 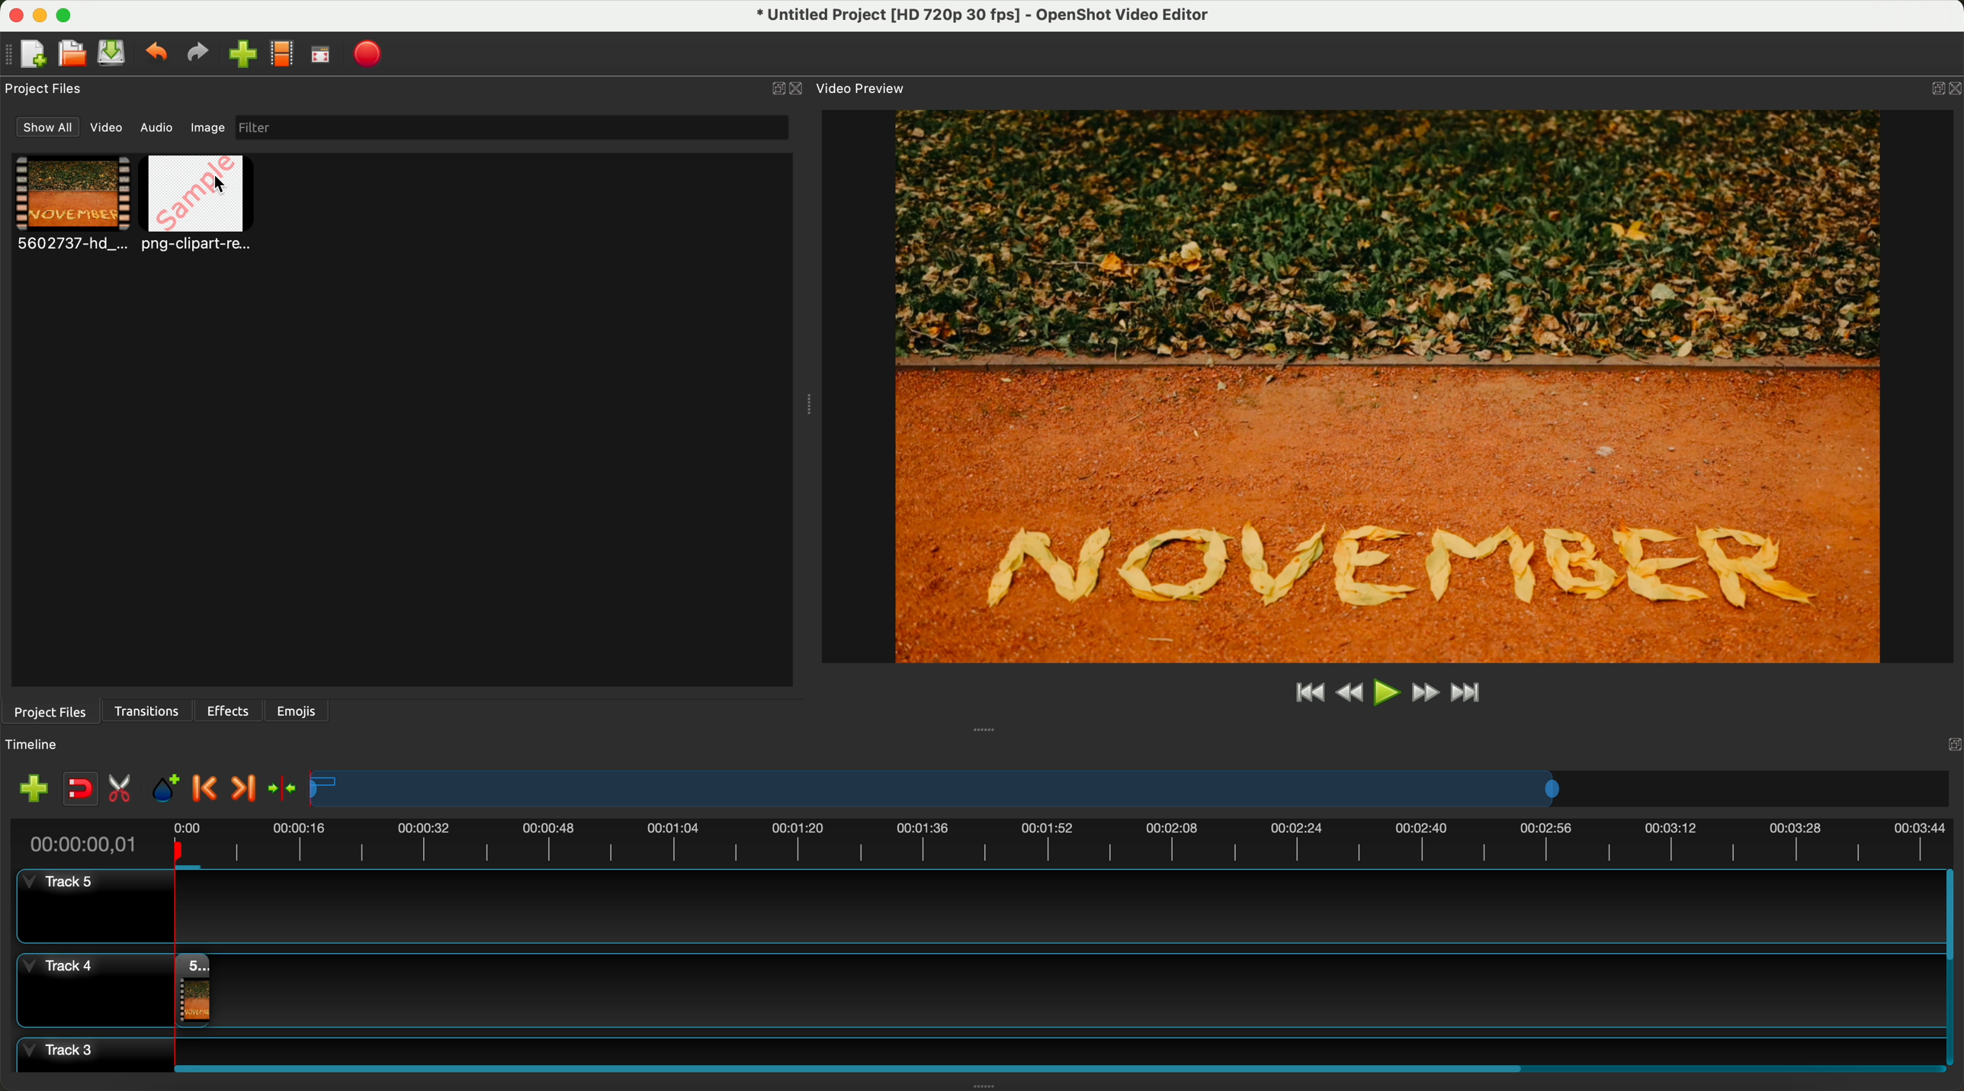 I want to click on fast foward, so click(x=1423, y=695).